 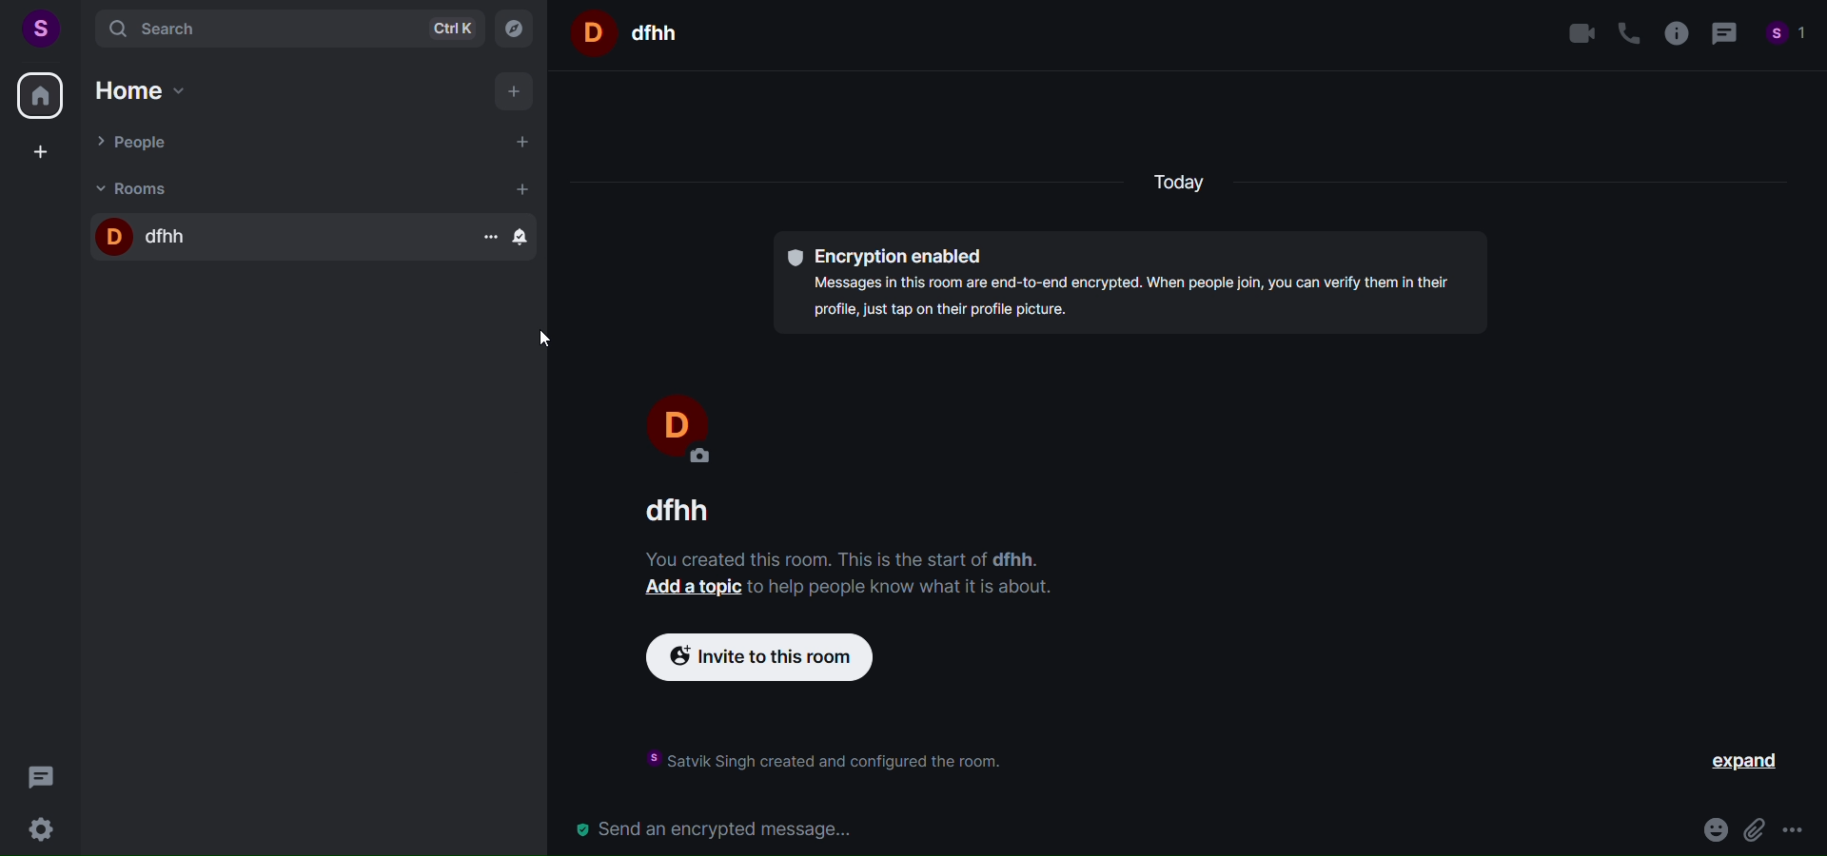 I want to click on start chat, so click(x=526, y=143).